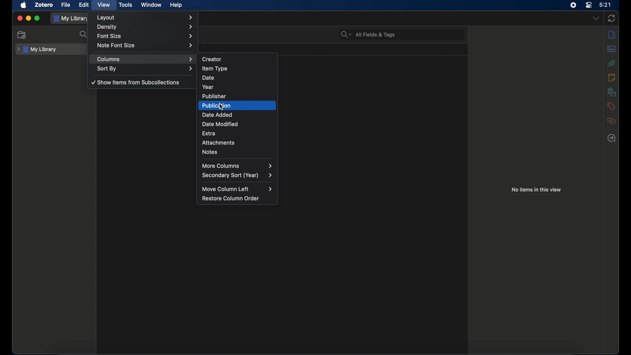  What do you see at coordinates (612, 92) in the screenshot?
I see `libraries` at bounding box center [612, 92].